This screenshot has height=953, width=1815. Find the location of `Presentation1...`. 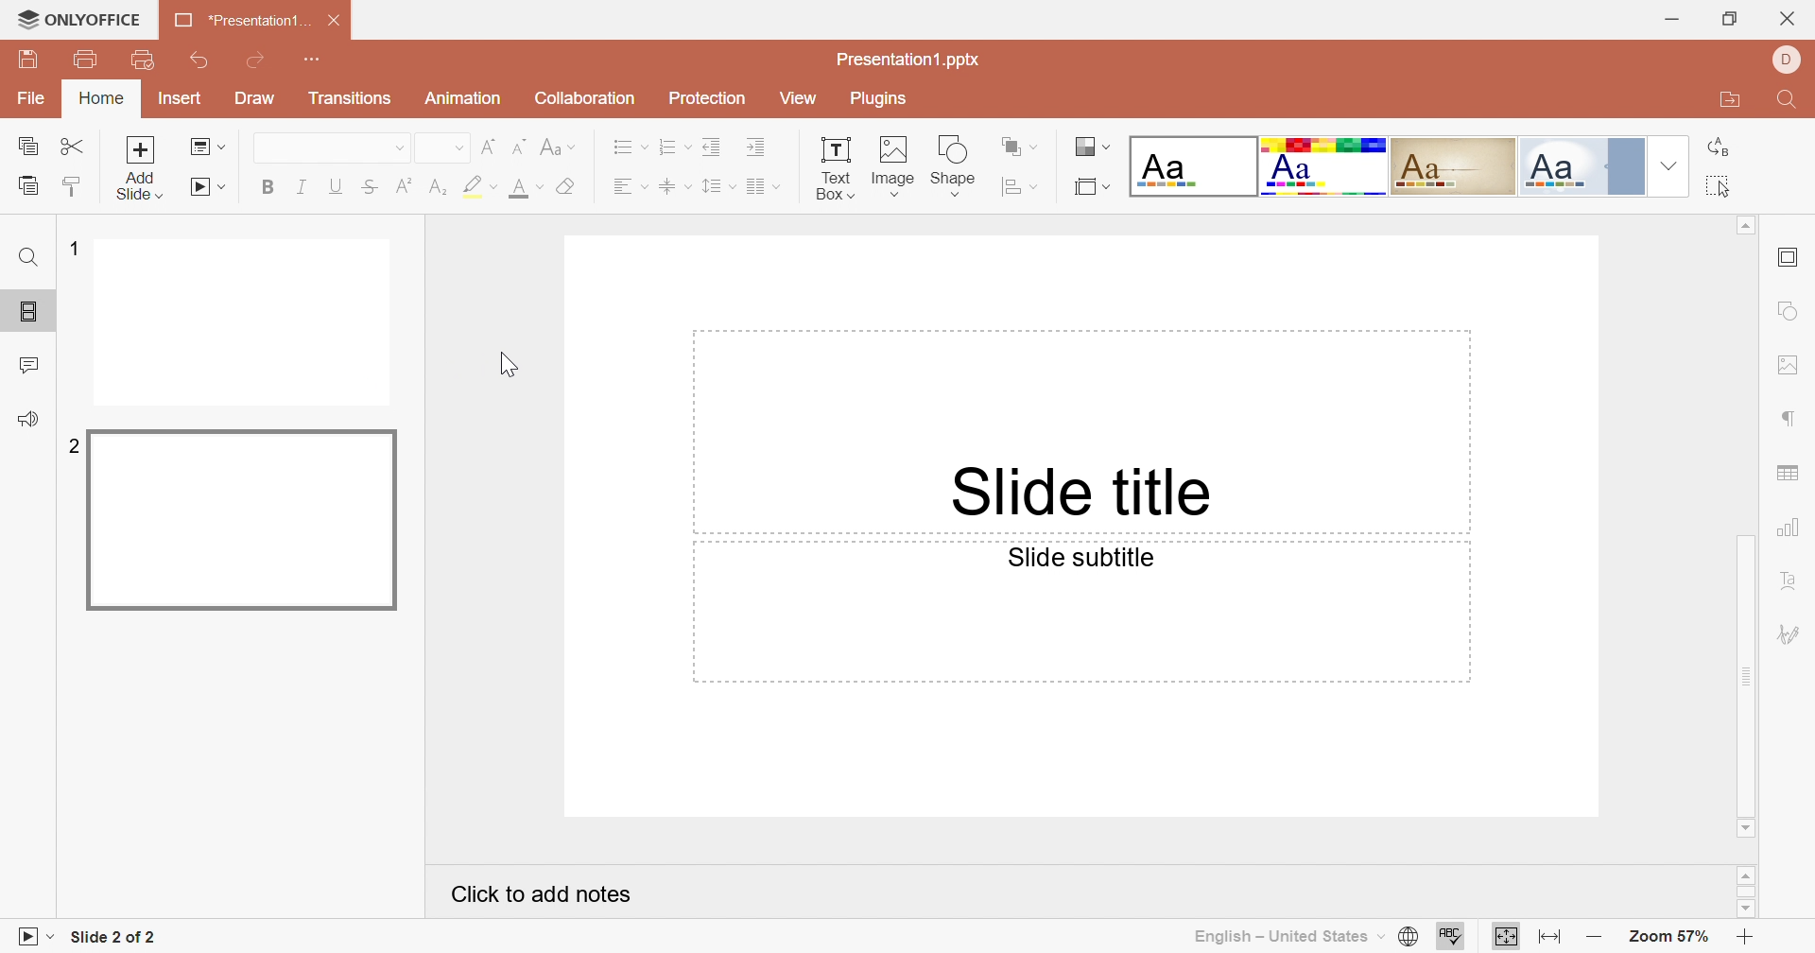

Presentation1... is located at coordinates (241, 20).